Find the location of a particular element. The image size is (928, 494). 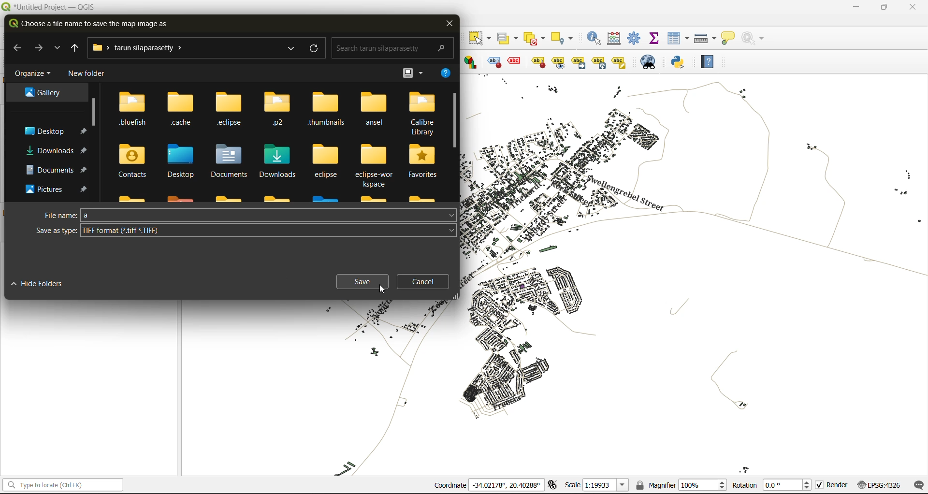

cursor is located at coordinates (382, 290).